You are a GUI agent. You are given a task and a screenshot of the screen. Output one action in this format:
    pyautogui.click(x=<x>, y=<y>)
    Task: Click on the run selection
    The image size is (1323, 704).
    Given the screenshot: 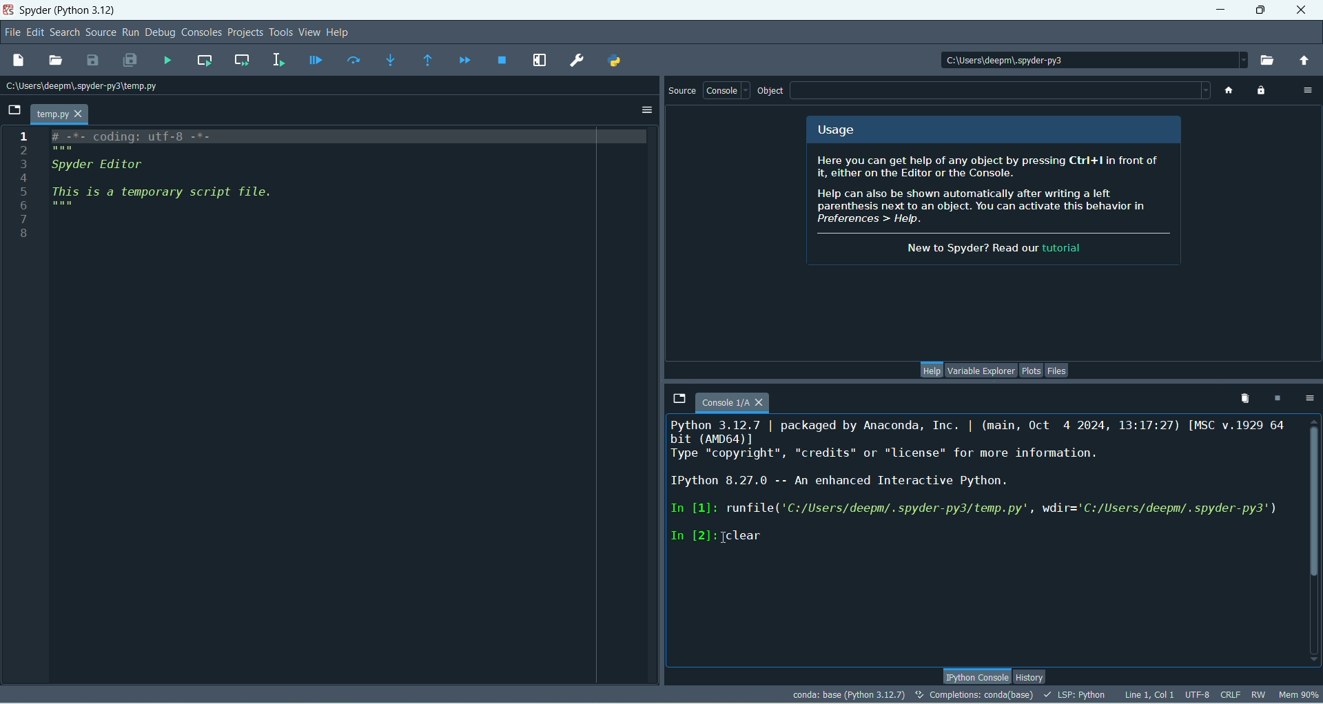 What is the action you would take?
    pyautogui.click(x=278, y=61)
    